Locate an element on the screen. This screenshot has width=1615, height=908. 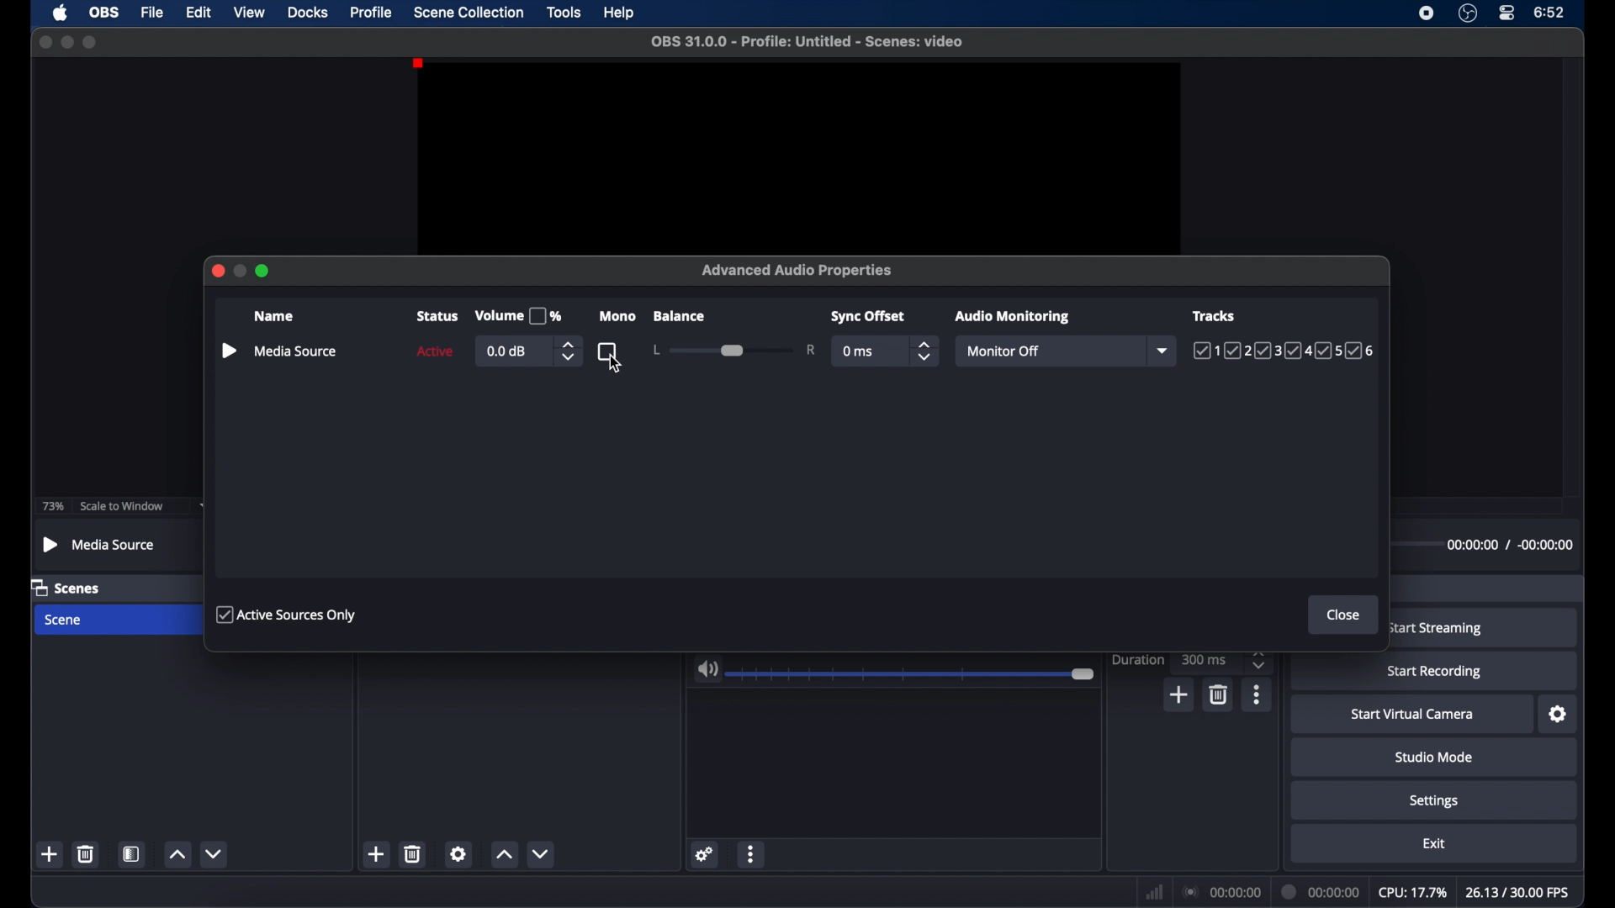
close is located at coordinates (45, 42).